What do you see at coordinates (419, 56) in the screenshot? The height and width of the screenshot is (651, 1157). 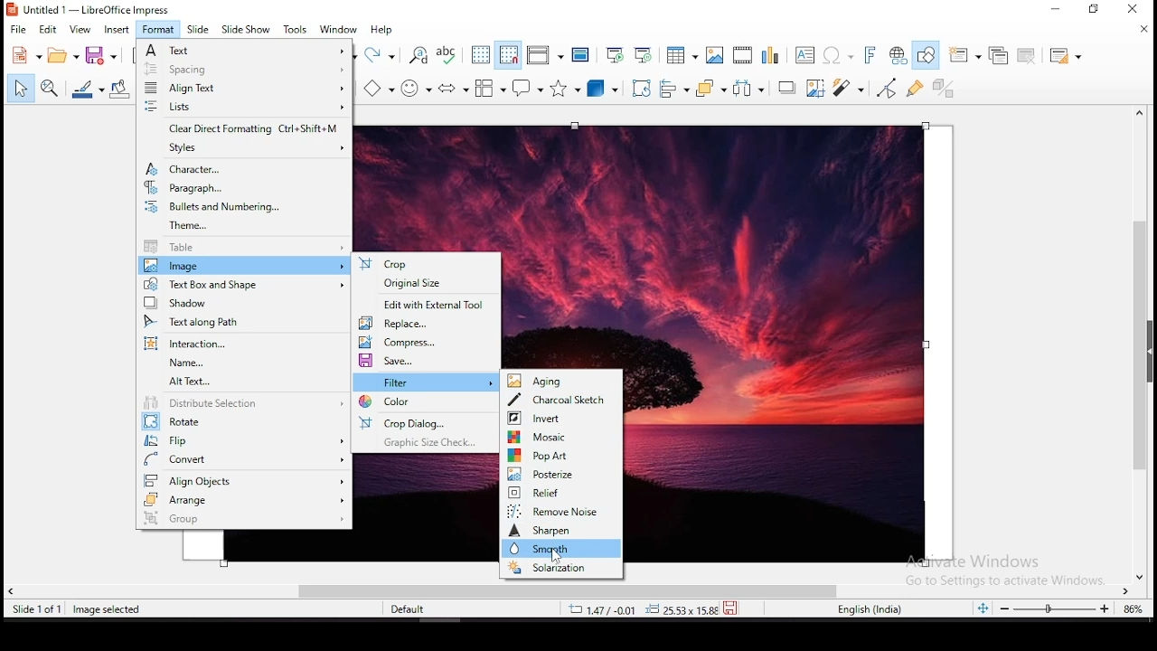 I see `find and replace` at bounding box center [419, 56].